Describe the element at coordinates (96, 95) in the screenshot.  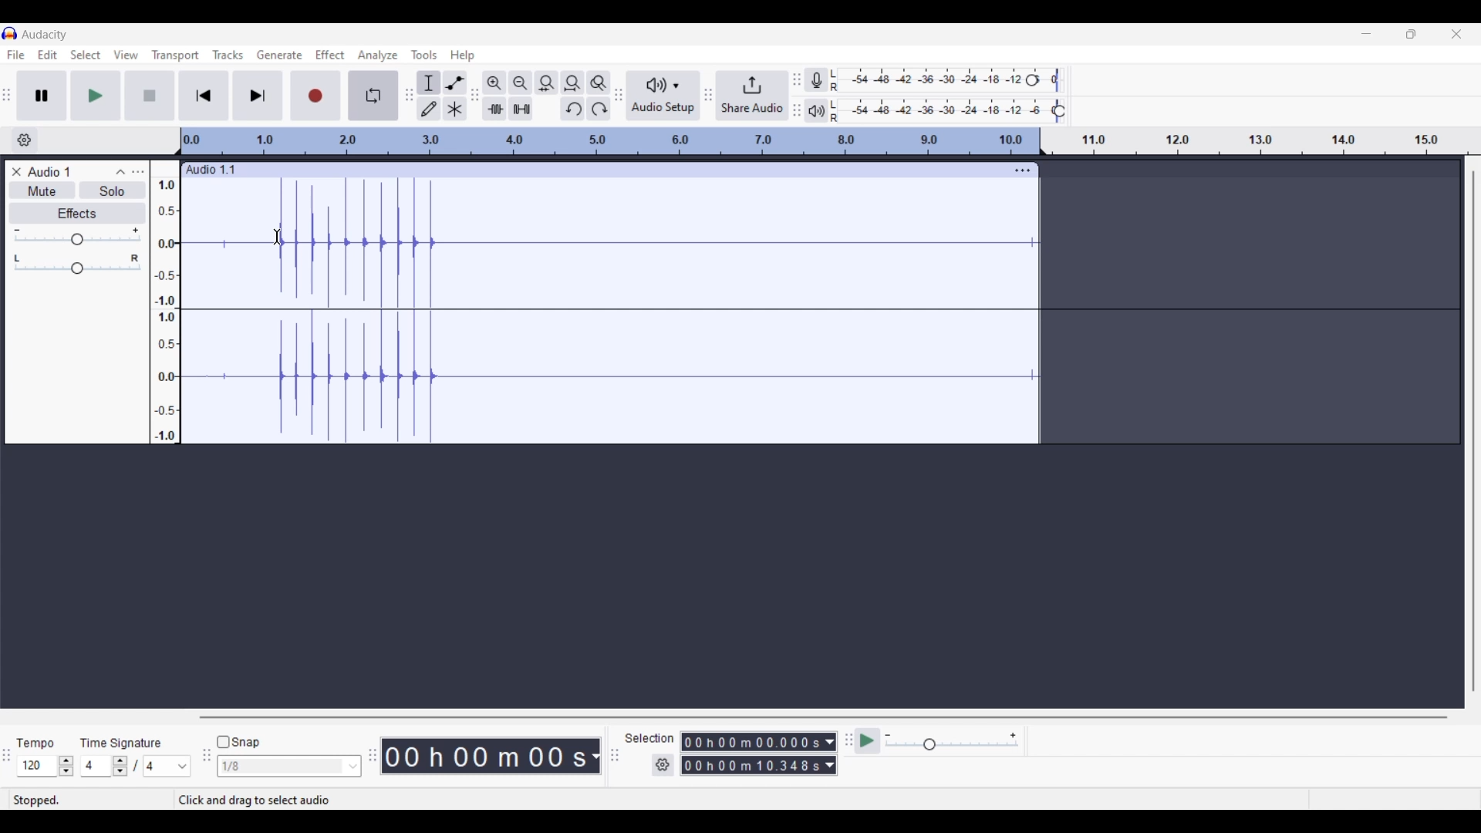
I see `Play/Play once` at that location.